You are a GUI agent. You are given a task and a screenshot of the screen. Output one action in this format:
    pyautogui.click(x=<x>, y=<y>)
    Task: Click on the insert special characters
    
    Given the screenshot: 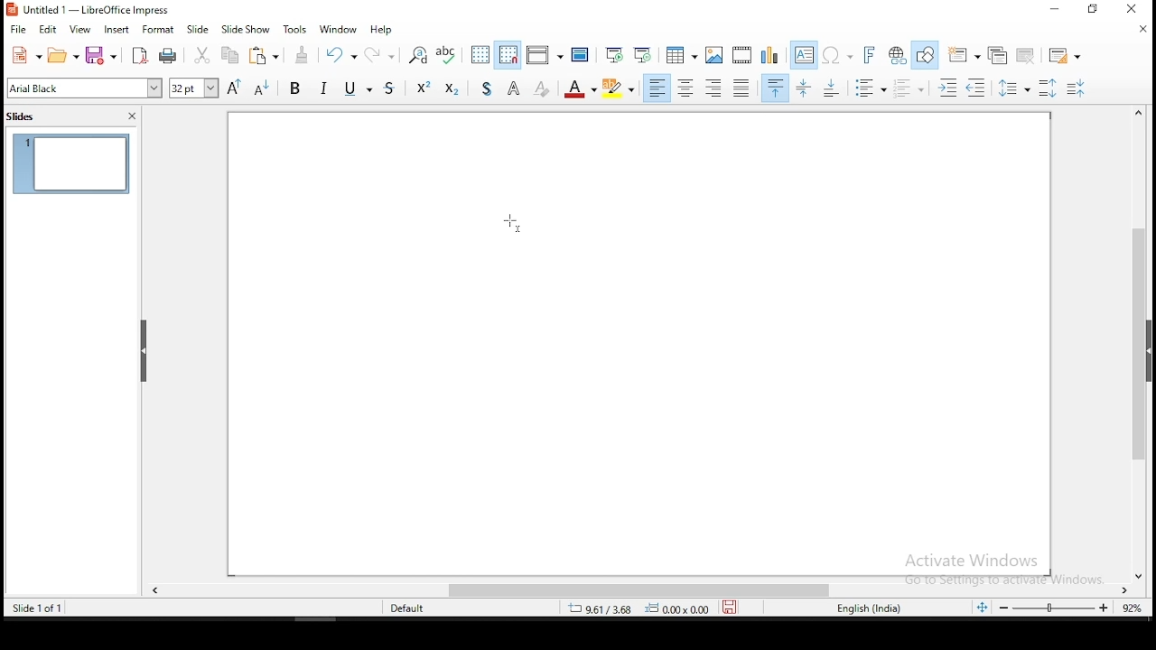 What is the action you would take?
    pyautogui.click(x=837, y=55)
    